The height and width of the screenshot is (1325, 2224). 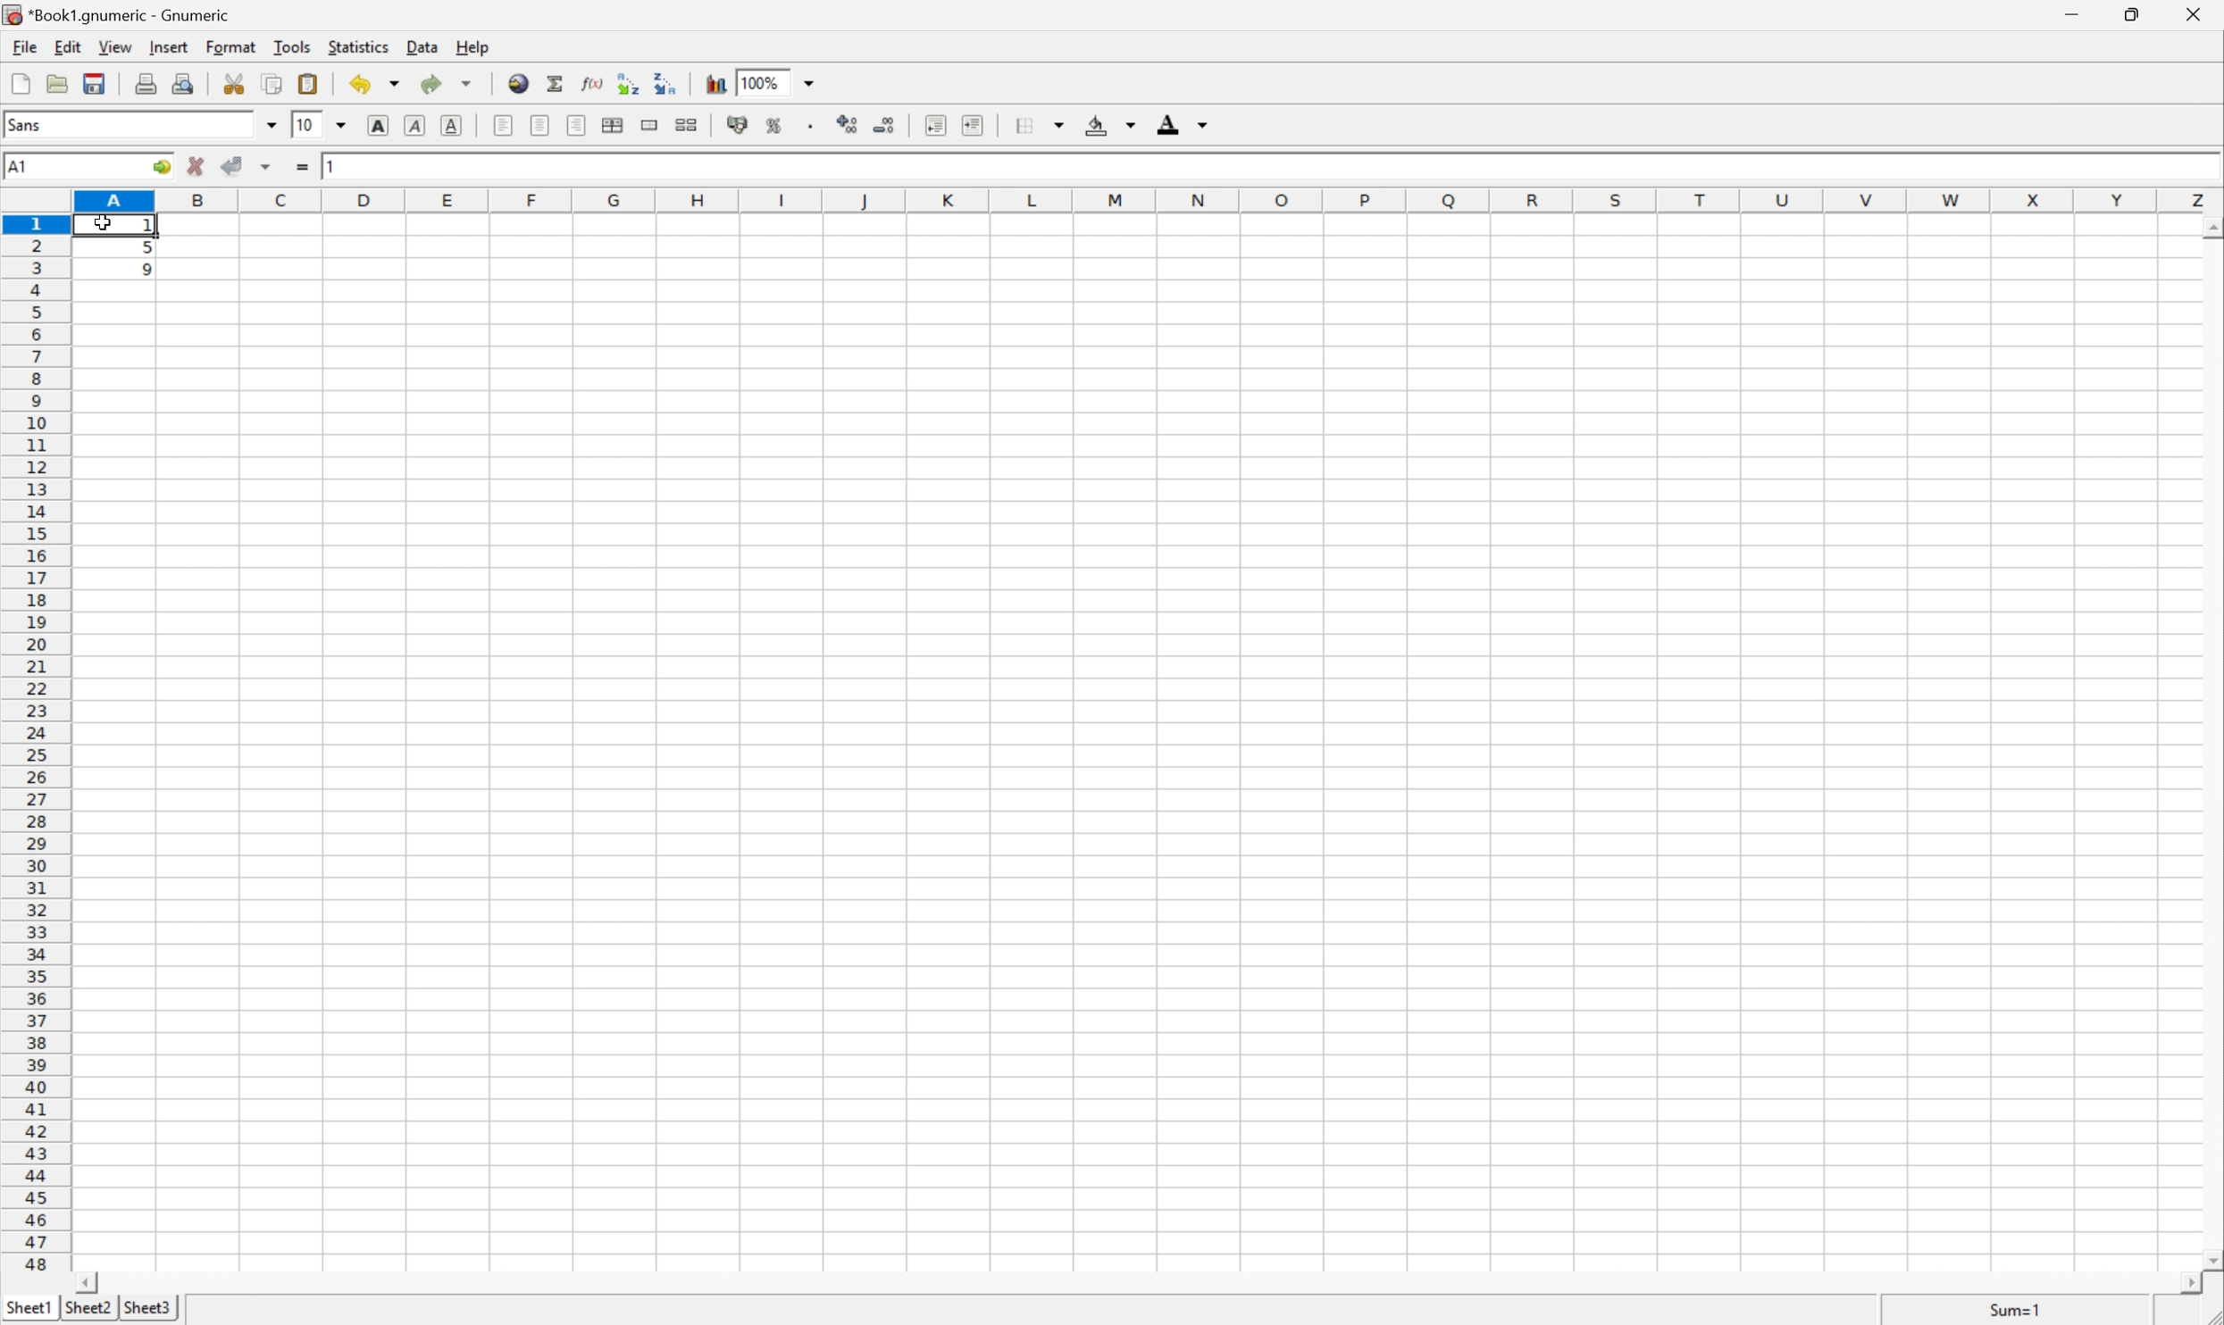 I want to click on 100%, so click(x=759, y=81).